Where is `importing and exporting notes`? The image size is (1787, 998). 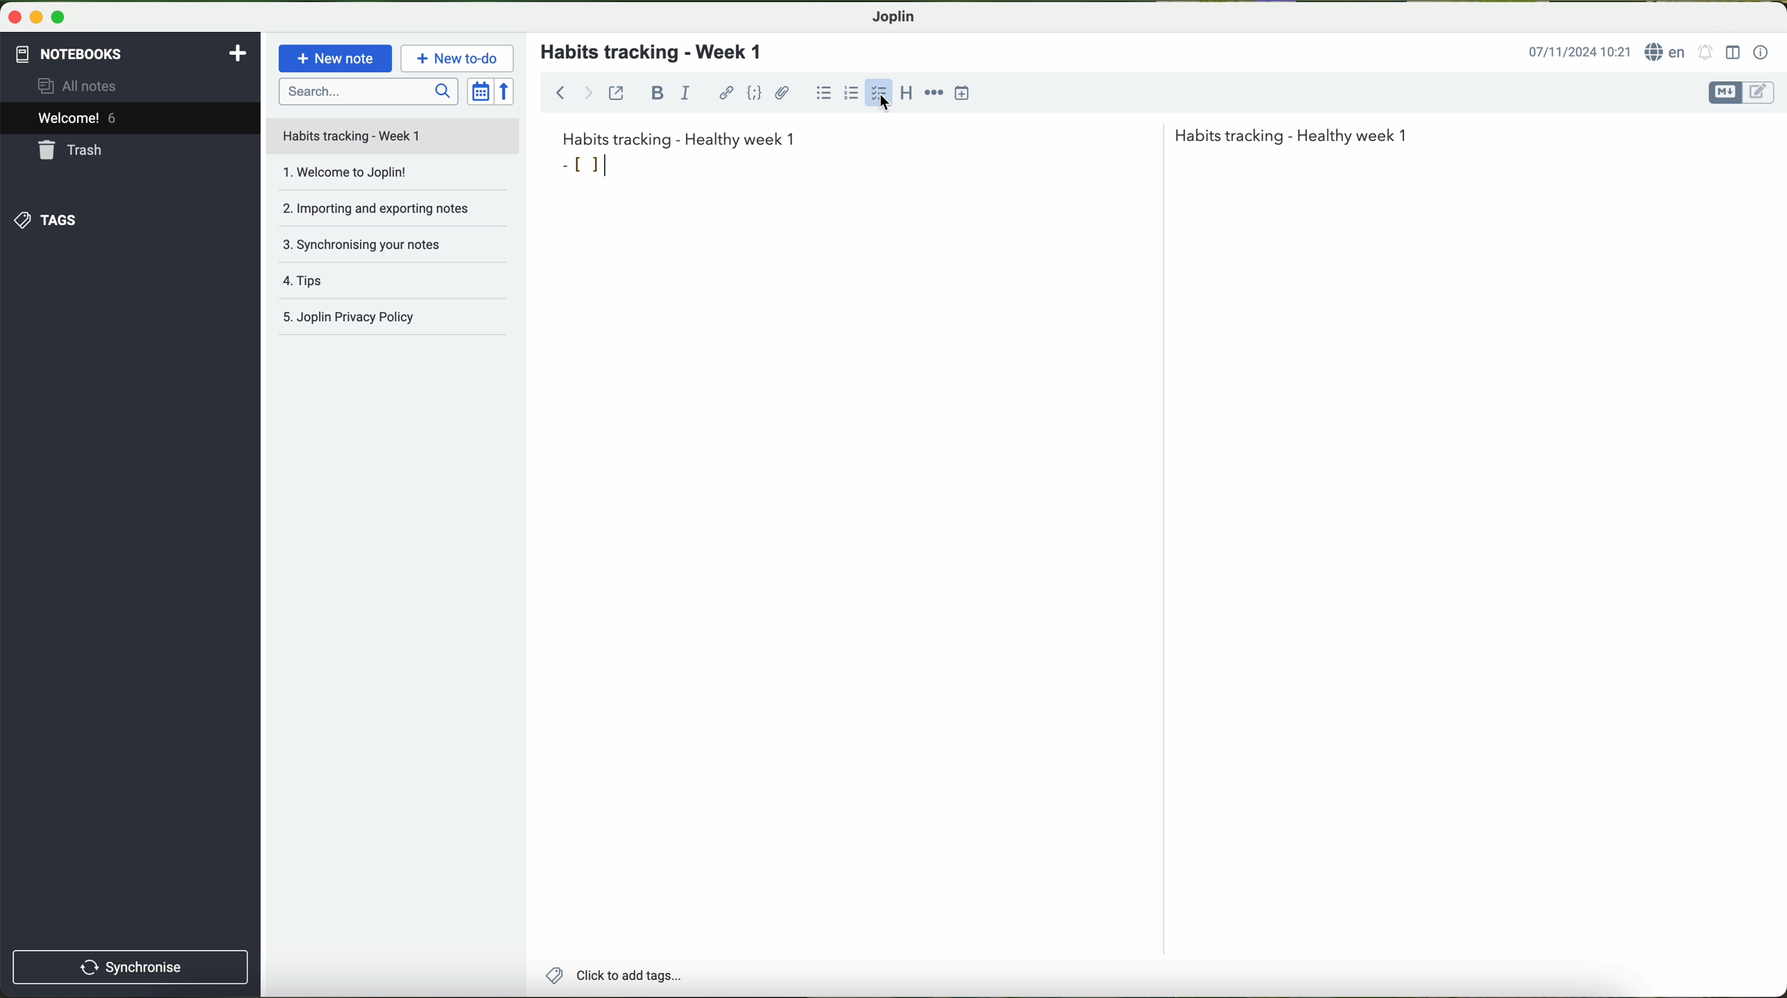 importing and exporting notes is located at coordinates (391, 213).